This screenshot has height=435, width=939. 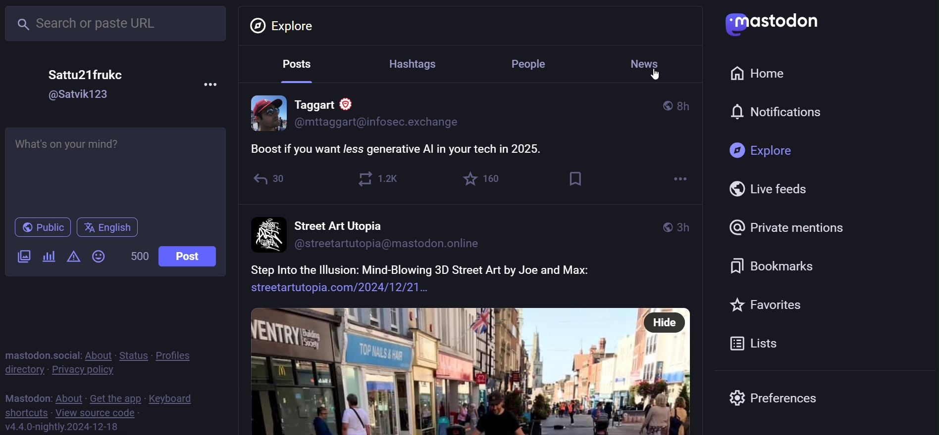 What do you see at coordinates (666, 322) in the screenshot?
I see `hide` at bounding box center [666, 322].